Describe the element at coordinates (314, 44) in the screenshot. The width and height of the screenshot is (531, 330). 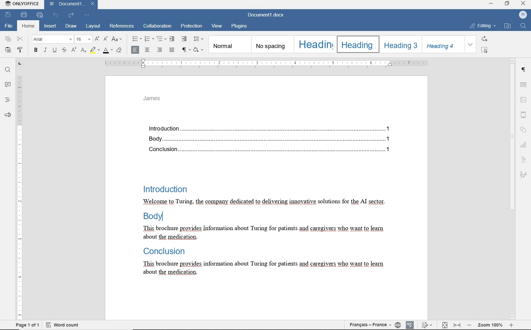
I see `HEADING 1` at that location.